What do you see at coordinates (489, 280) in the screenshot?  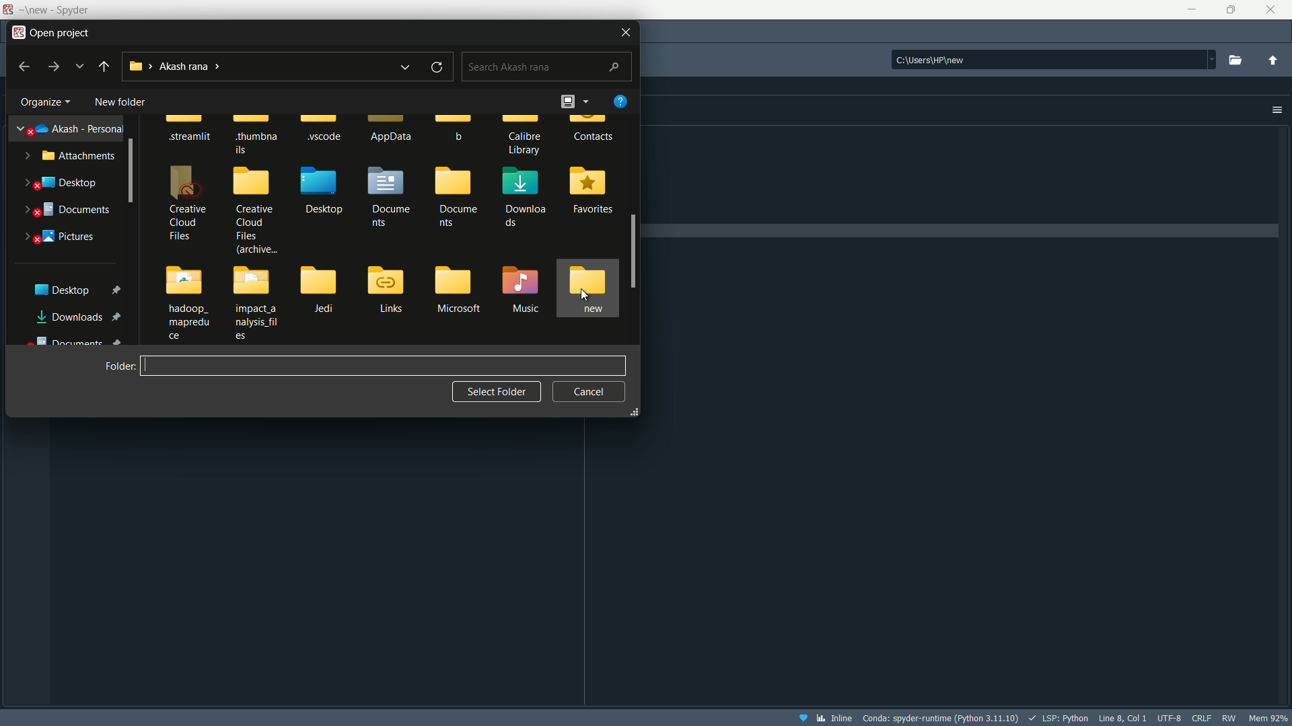 I see `Cursor` at bounding box center [489, 280].